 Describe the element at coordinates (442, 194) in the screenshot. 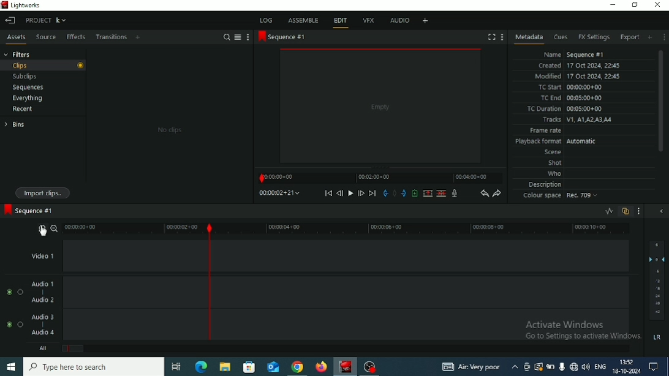

I see `Delete/cut` at that location.